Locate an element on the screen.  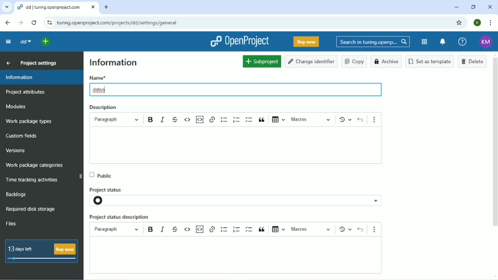
dd is located at coordinates (25, 41).